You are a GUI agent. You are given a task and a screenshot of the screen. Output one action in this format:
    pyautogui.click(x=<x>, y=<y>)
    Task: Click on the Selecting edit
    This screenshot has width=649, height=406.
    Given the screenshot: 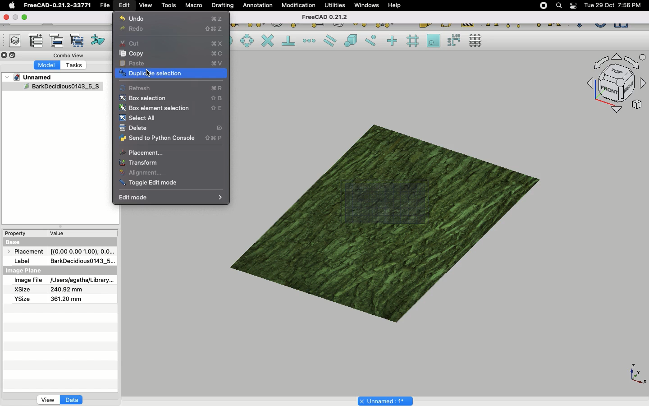 What is the action you would take?
    pyautogui.click(x=126, y=6)
    